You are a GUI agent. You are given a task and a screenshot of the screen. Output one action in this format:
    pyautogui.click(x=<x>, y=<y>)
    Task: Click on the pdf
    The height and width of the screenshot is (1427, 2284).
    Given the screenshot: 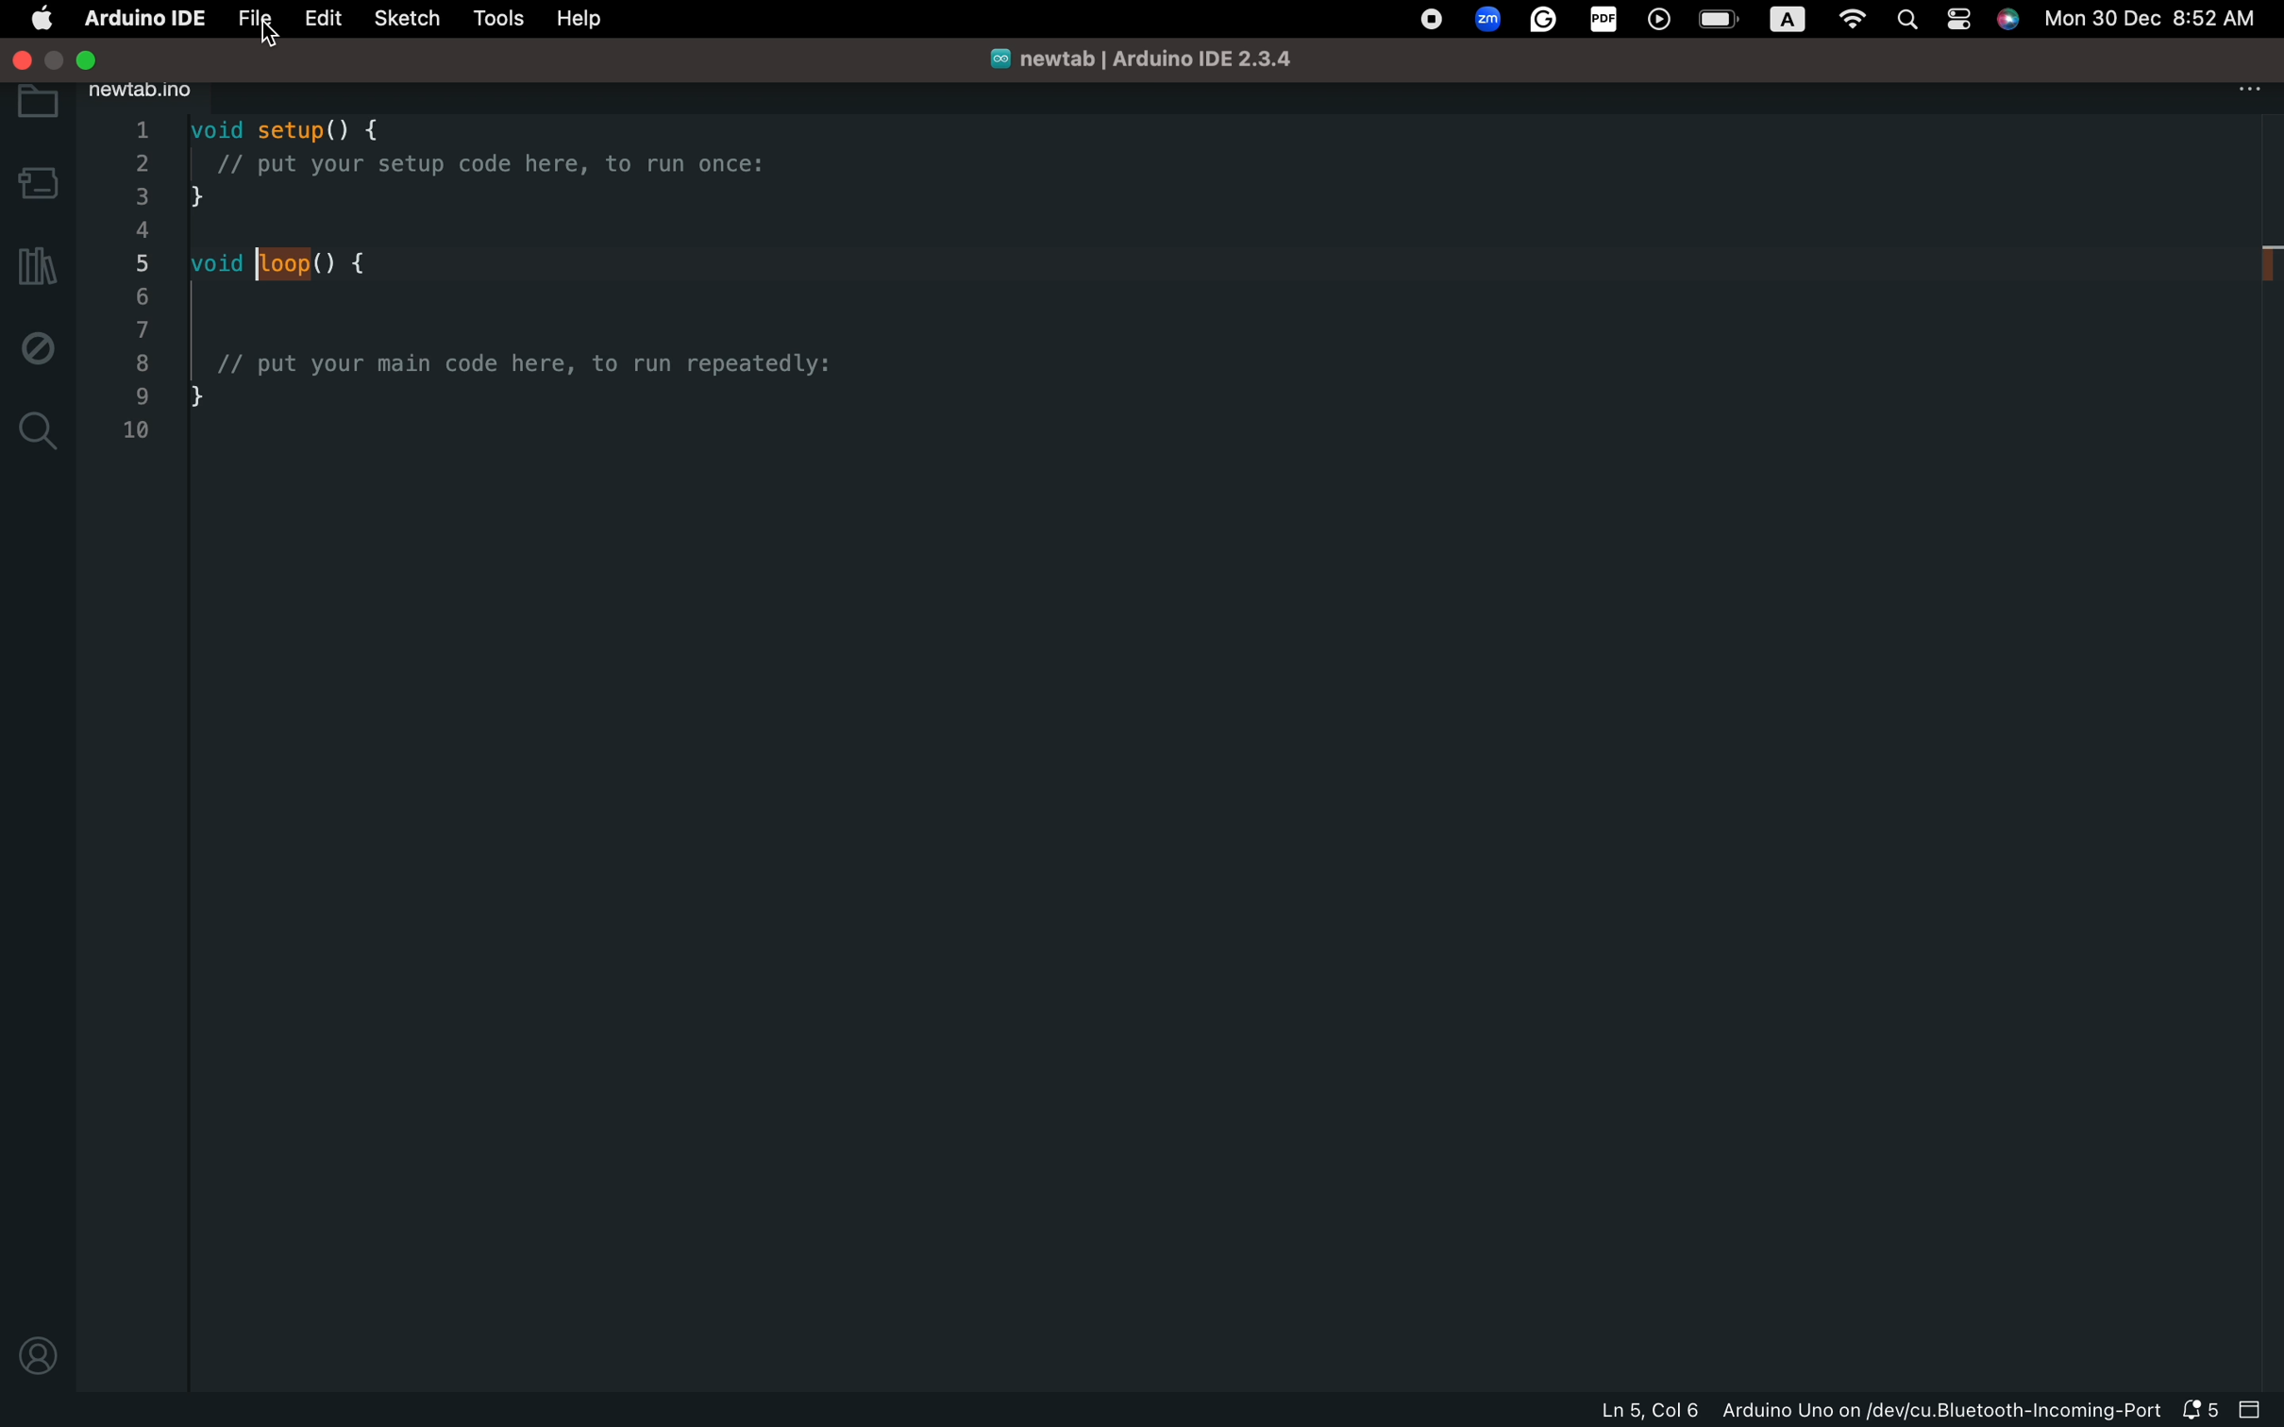 What is the action you would take?
    pyautogui.click(x=1606, y=20)
    